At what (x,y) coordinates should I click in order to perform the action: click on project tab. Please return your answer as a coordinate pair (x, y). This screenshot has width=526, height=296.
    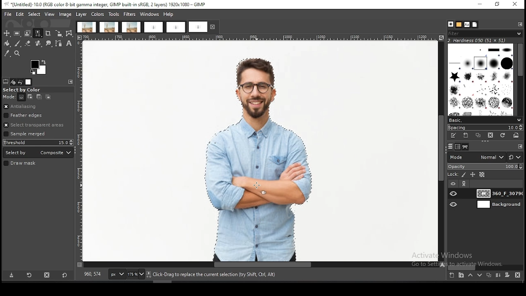
    Looking at the image, I should click on (176, 28).